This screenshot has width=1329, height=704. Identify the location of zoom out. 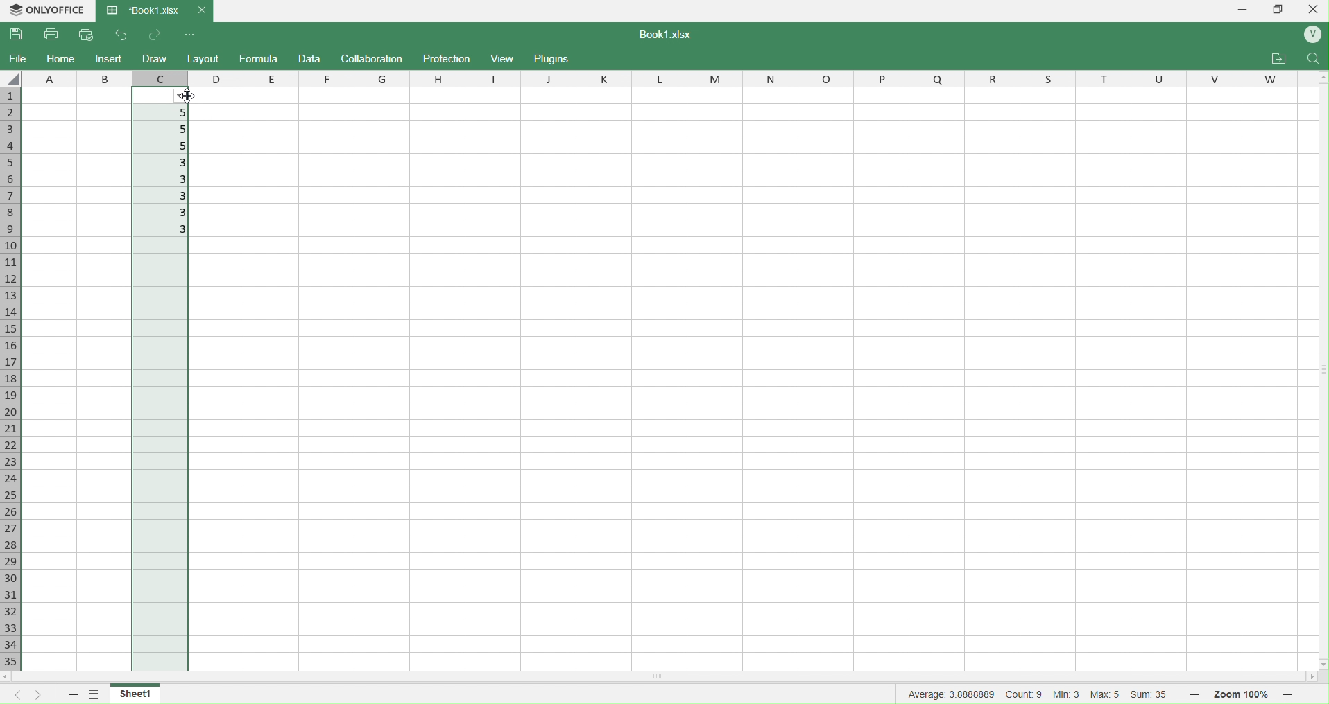
(1193, 693).